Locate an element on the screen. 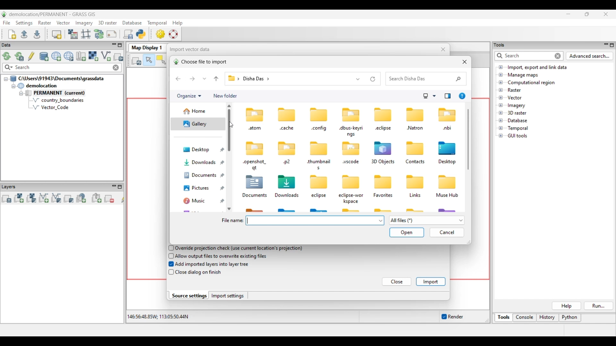 The height and width of the screenshot is (346, 616). Type in map for quick search is located at coordinates (63, 68).